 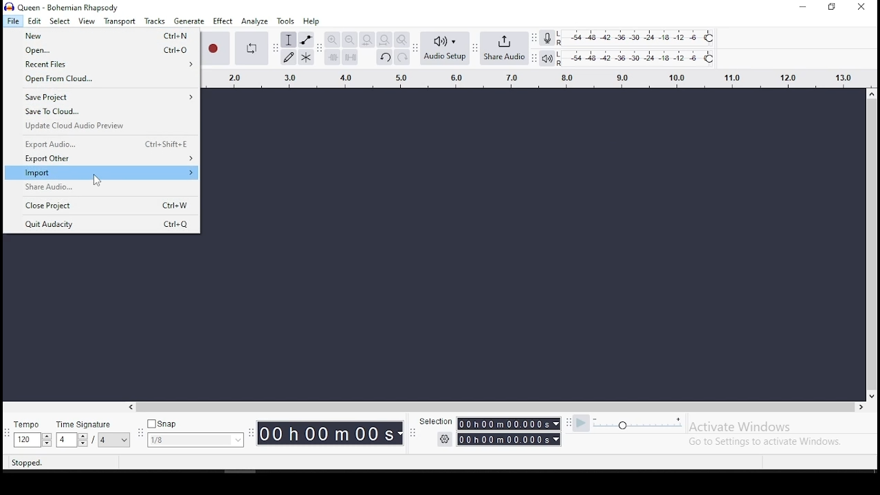 I want to click on recording level, so click(x=646, y=37).